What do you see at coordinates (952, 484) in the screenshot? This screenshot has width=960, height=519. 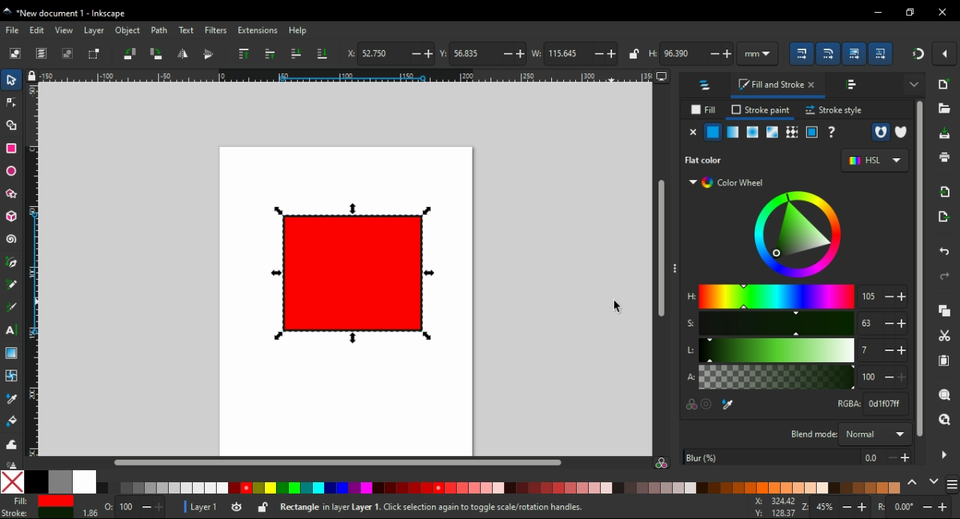 I see `menu` at bounding box center [952, 484].